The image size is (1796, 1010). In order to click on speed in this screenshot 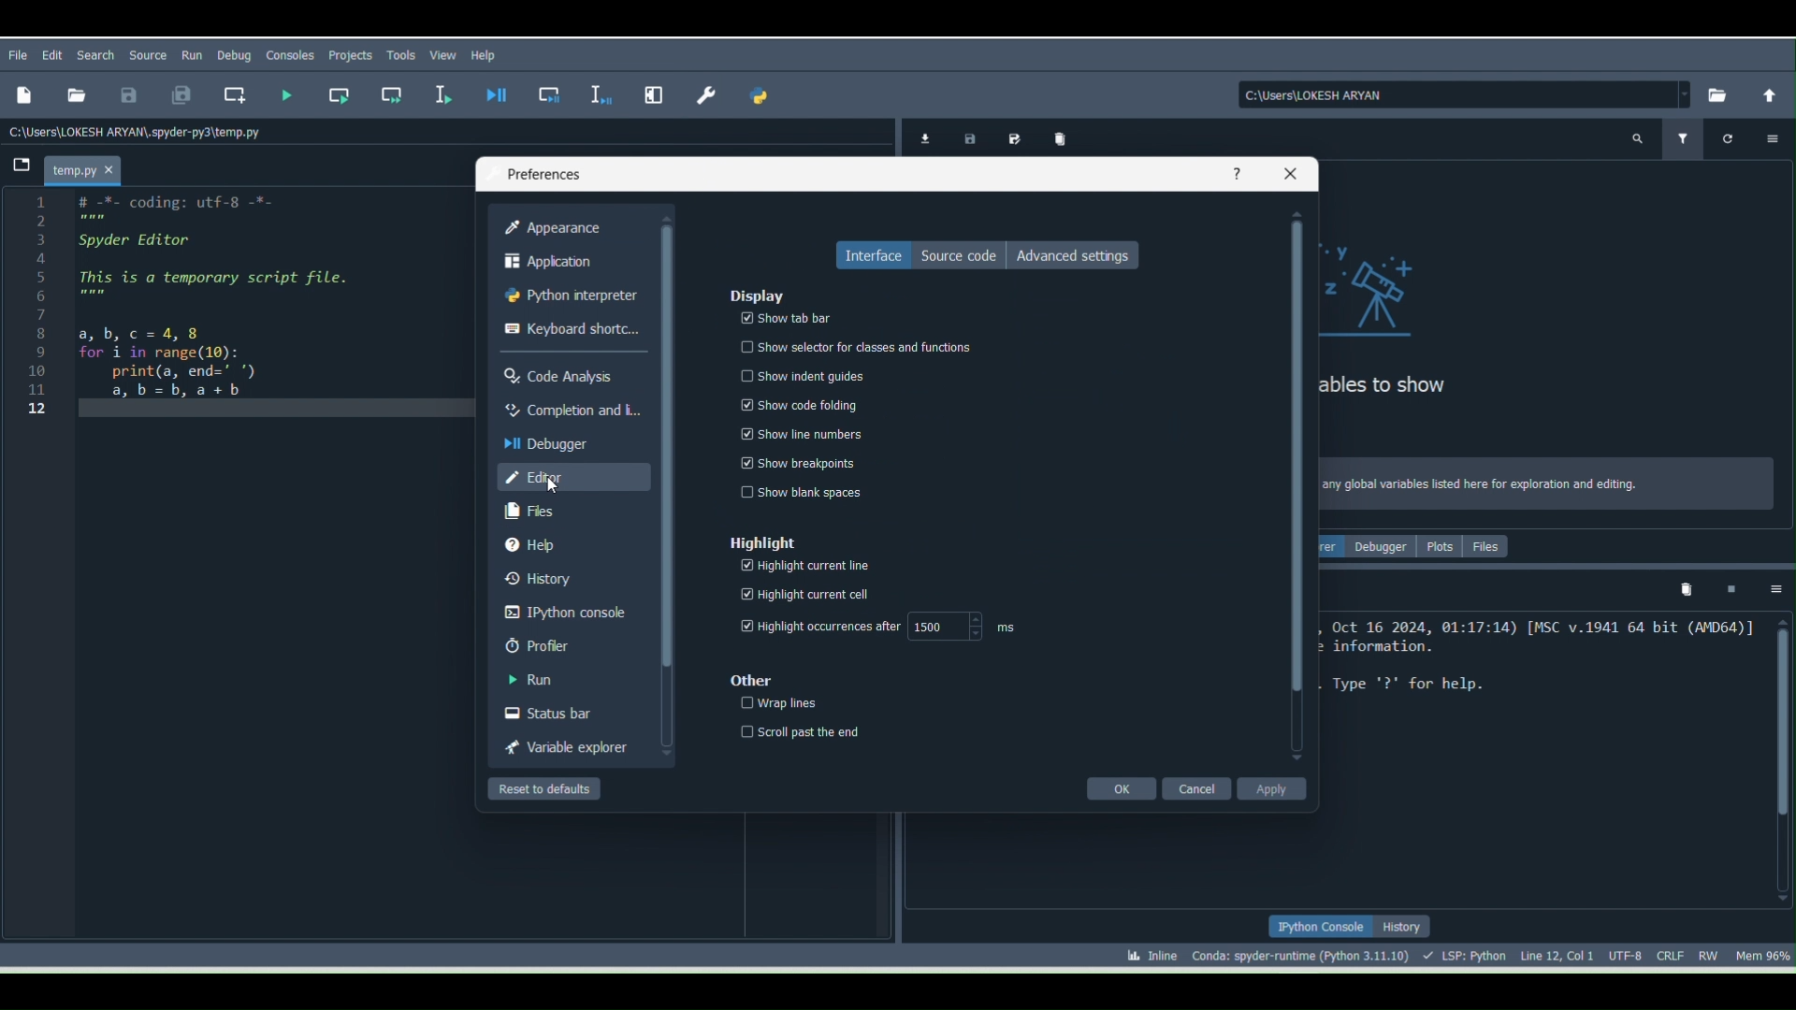, I will do `click(975, 624)`.